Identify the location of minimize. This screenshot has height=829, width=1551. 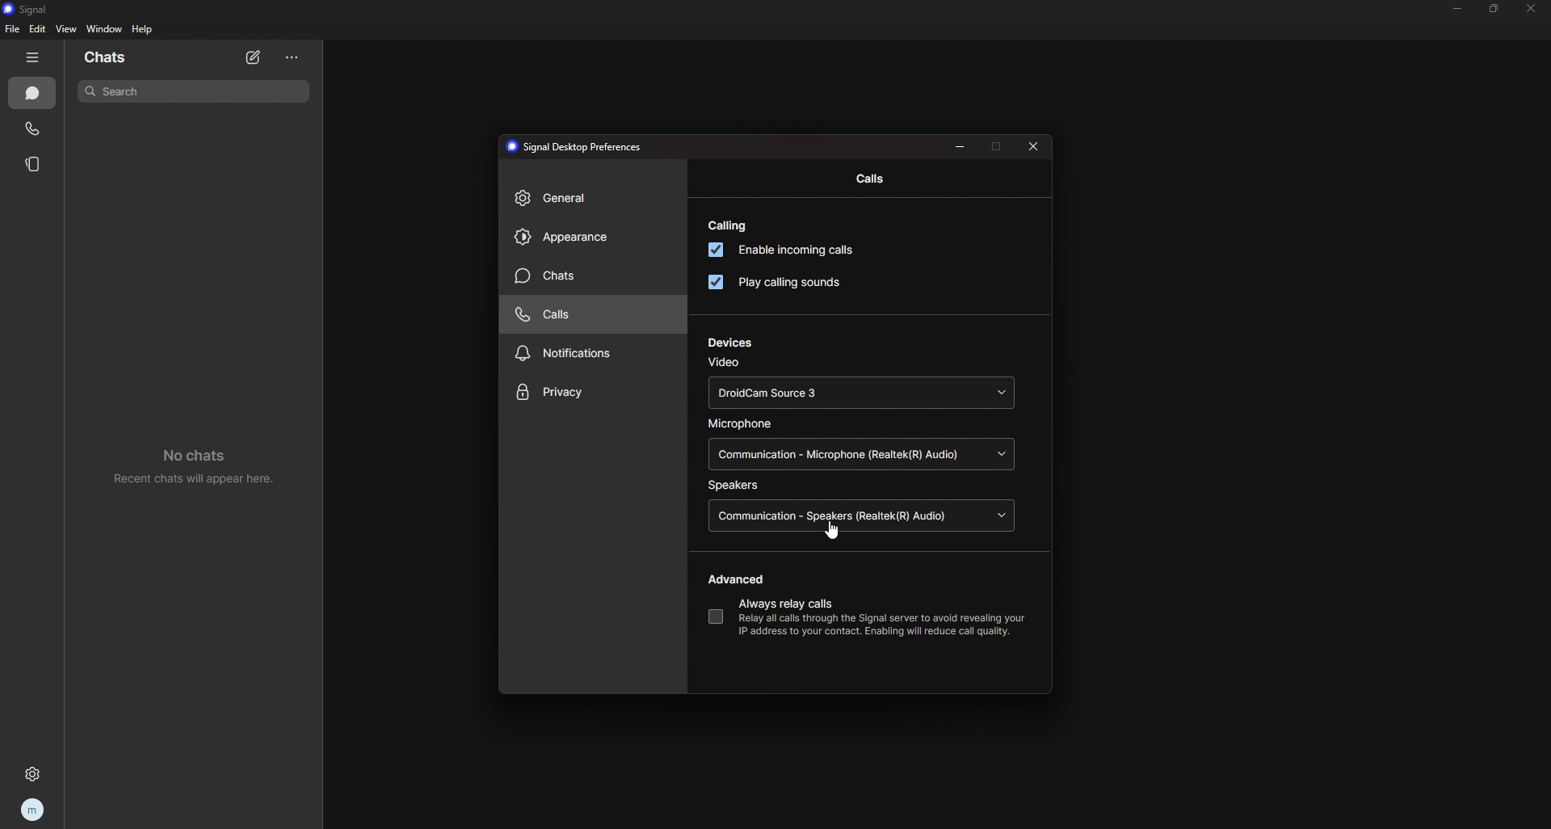
(1459, 8).